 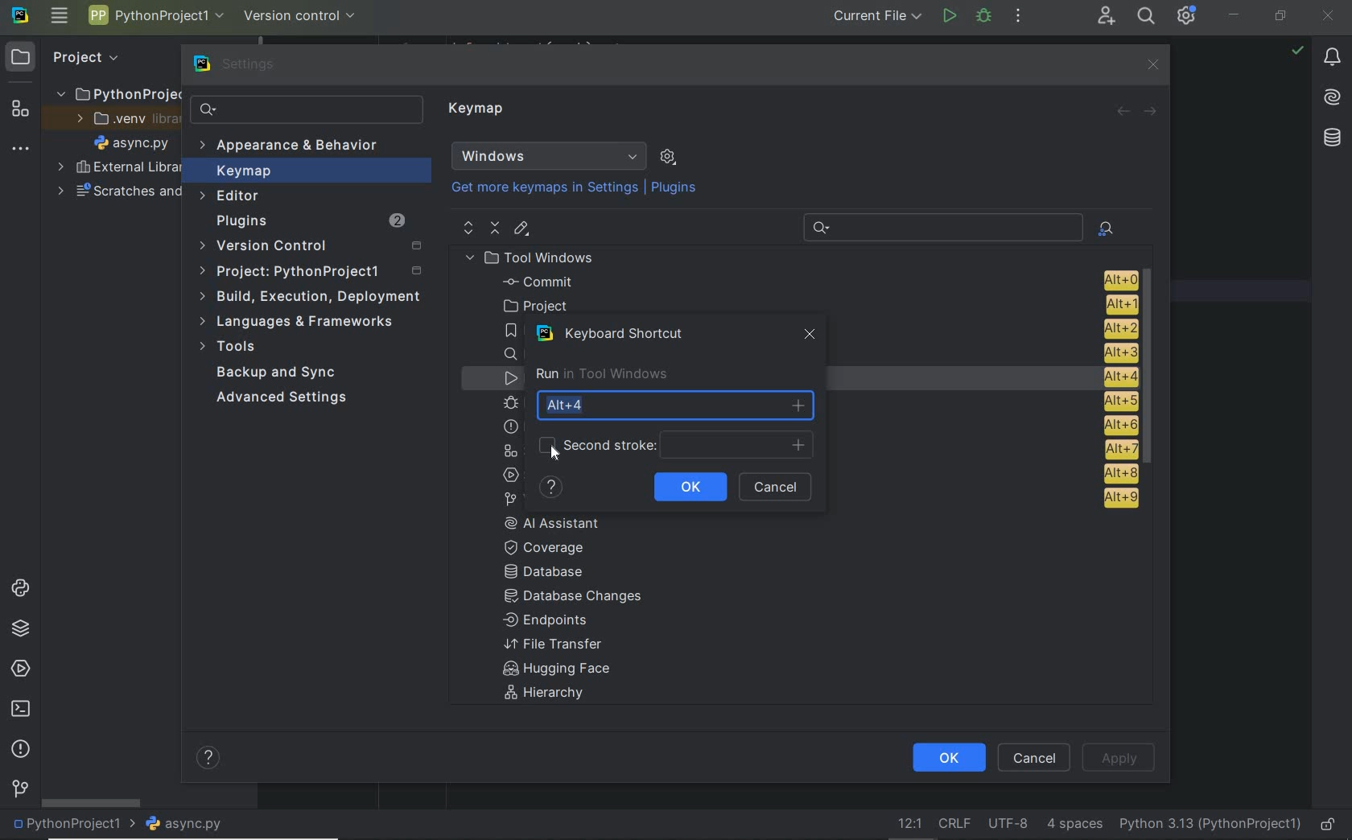 What do you see at coordinates (1115, 473) in the screenshot?
I see `alt + 8` at bounding box center [1115, 473].